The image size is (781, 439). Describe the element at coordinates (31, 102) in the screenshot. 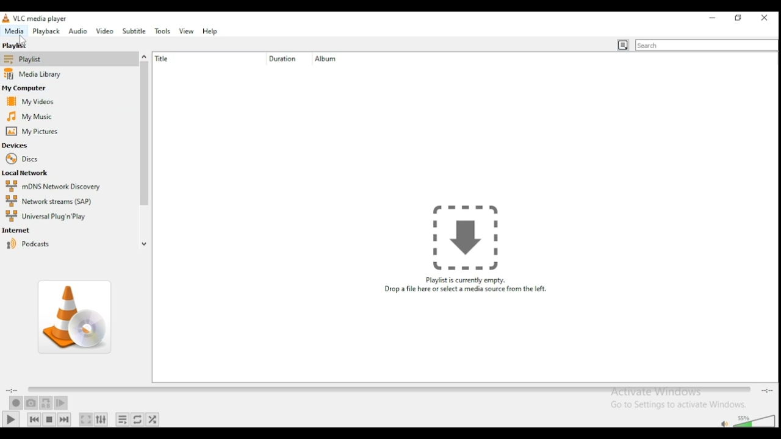

I see `my videos` at that location.